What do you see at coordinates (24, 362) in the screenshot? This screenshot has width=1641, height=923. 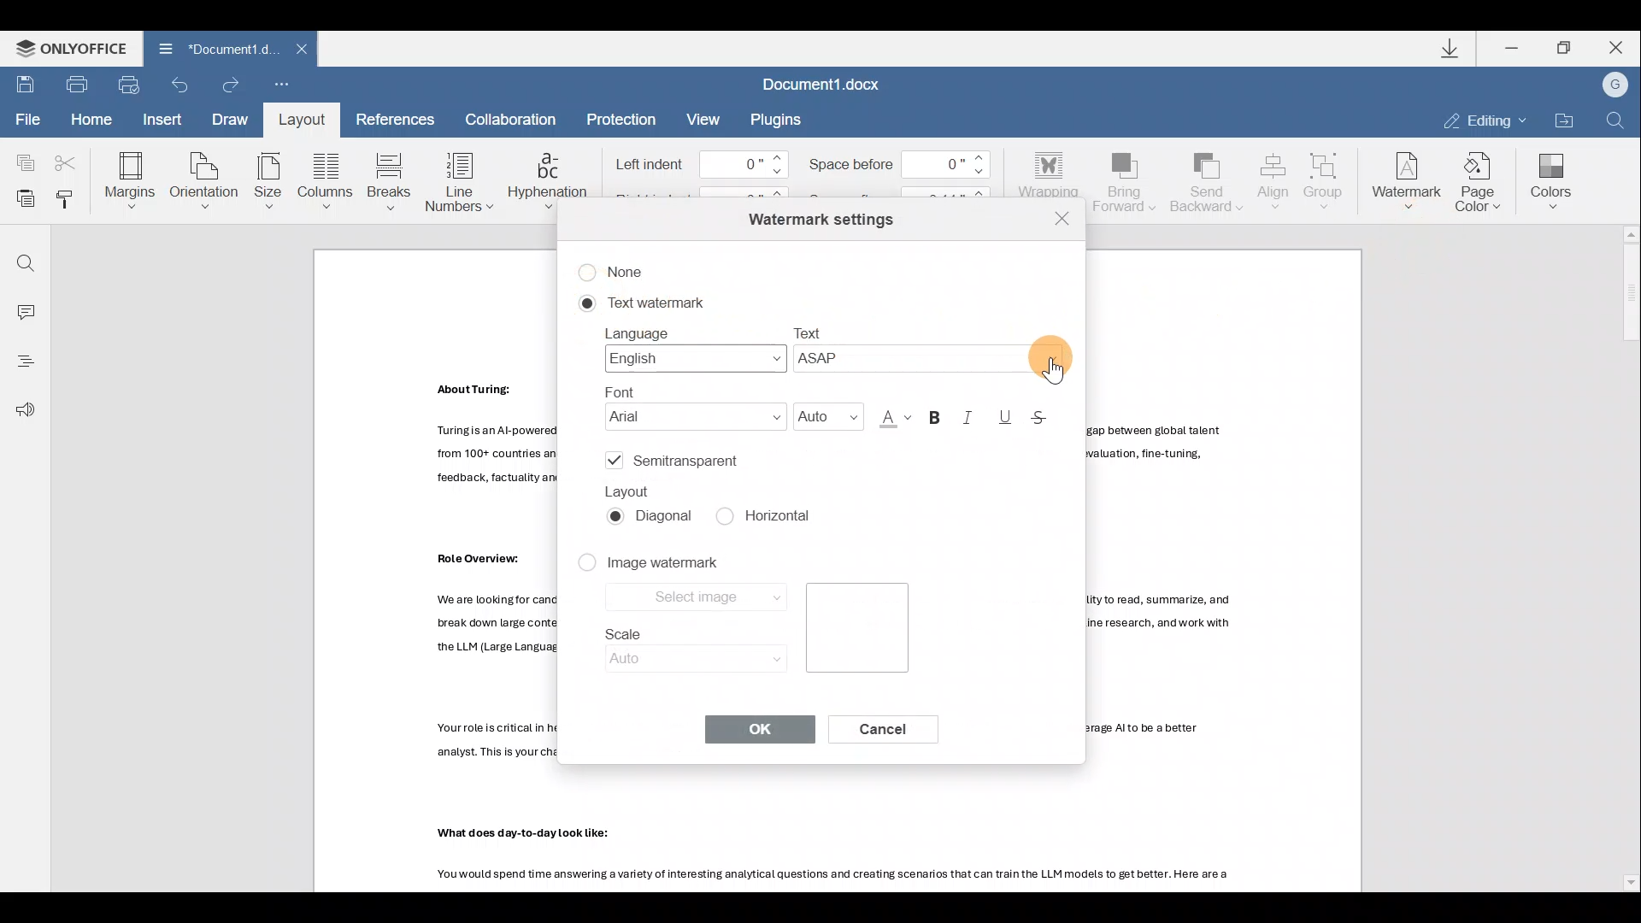 I see `Heading` at bounding box center [24, 362].